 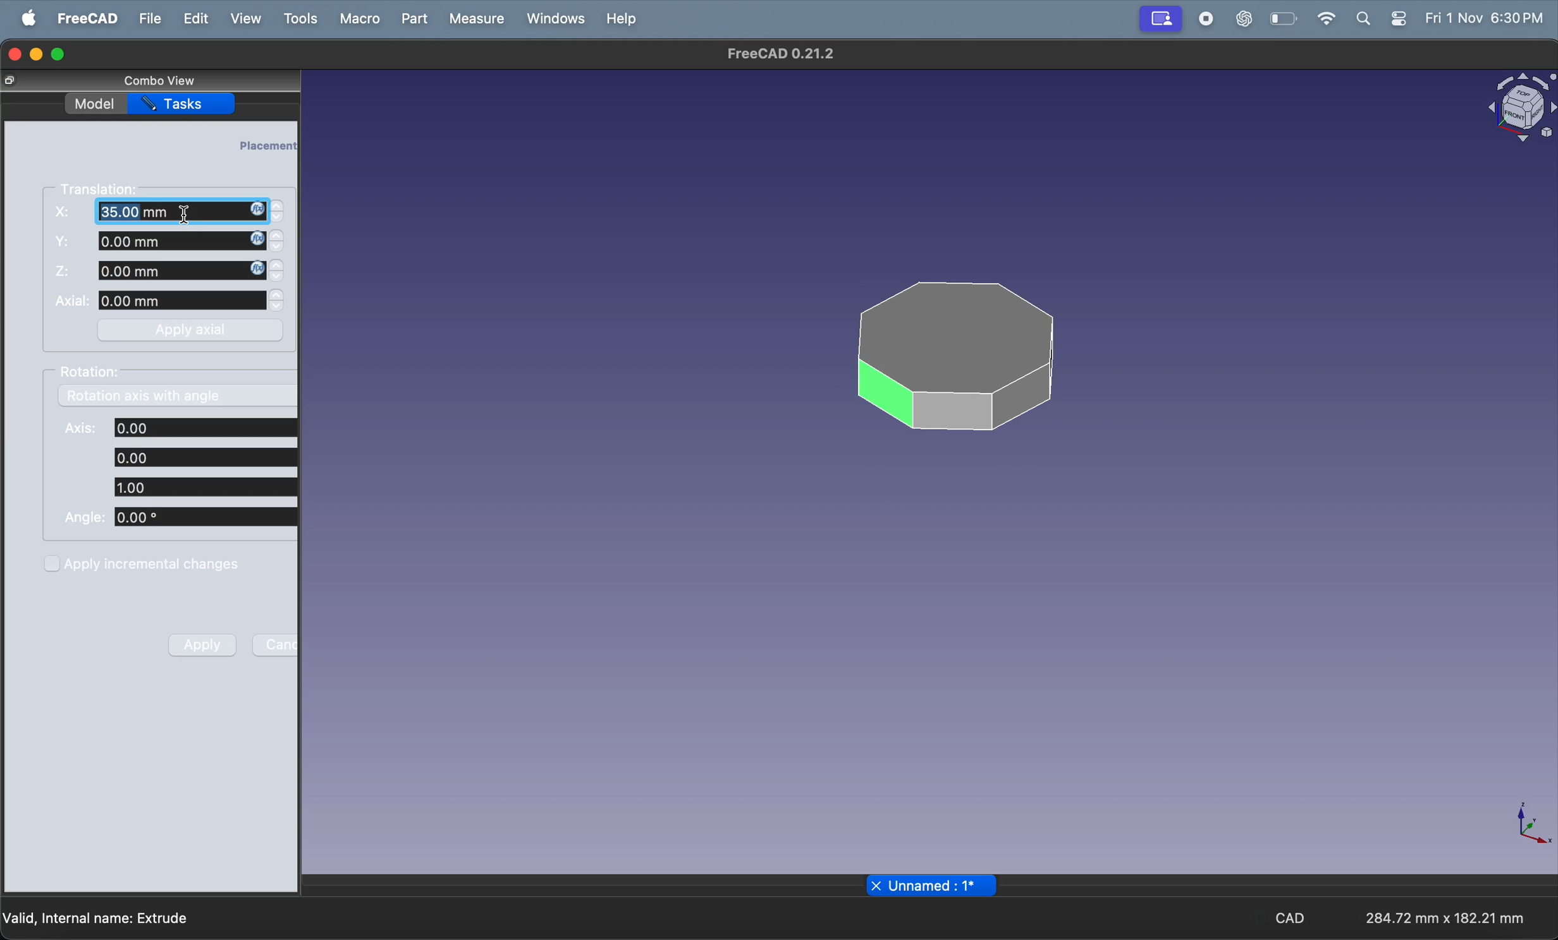 What do you see at coordinates (1244, 19) in the screenshot?
I see `chatgpt` at bounding box center [1244, 19].